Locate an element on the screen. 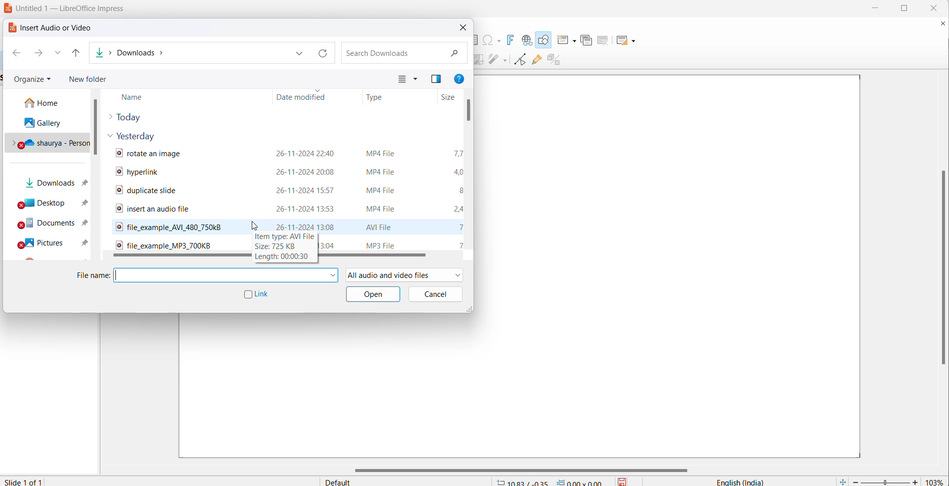  new slide options is located at coordinates (576, 40).